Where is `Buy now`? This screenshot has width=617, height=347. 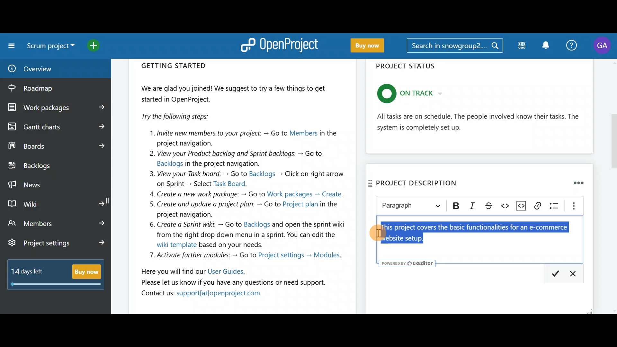
Buy now is located at coordinates (372, 46).